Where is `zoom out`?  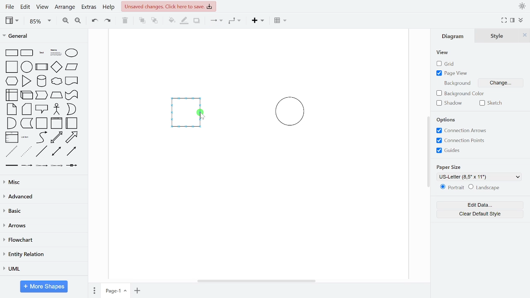
zoom out is located at coordinates (77, 20).